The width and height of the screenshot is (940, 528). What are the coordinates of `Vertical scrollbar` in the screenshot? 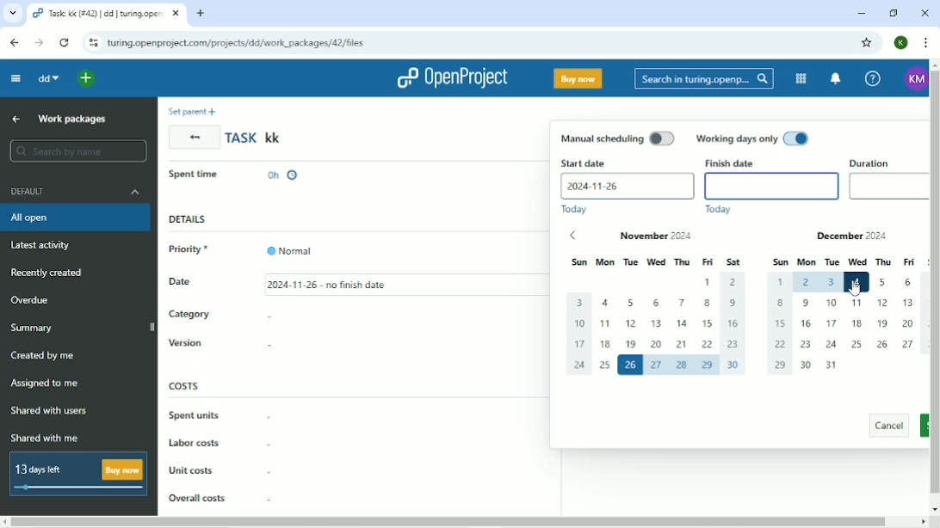 It's located at (934, 285).